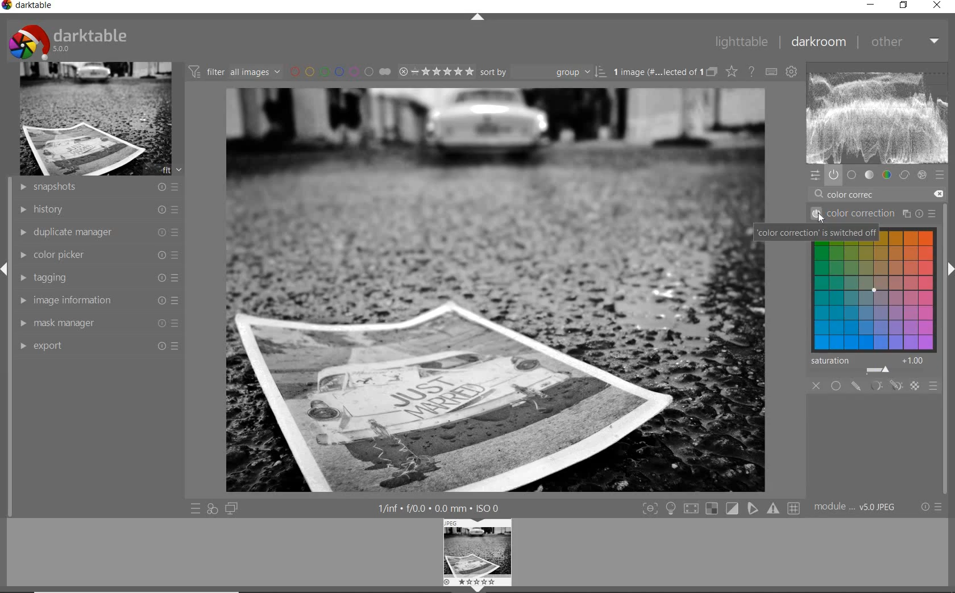 Image resolution: width=955 pixels, height=593 pixels. Describe the element at coordinates (434, 72) in the screenshot. I see `selected image range rating` at that location.